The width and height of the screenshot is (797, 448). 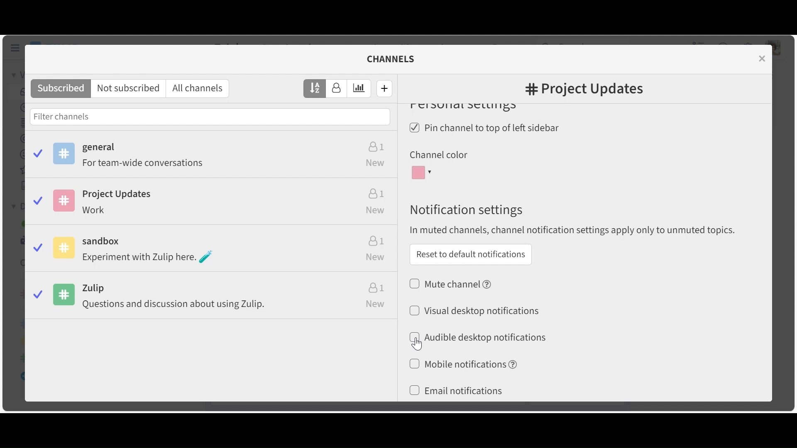 I want to click on All channels, so click(x=200, y=89).